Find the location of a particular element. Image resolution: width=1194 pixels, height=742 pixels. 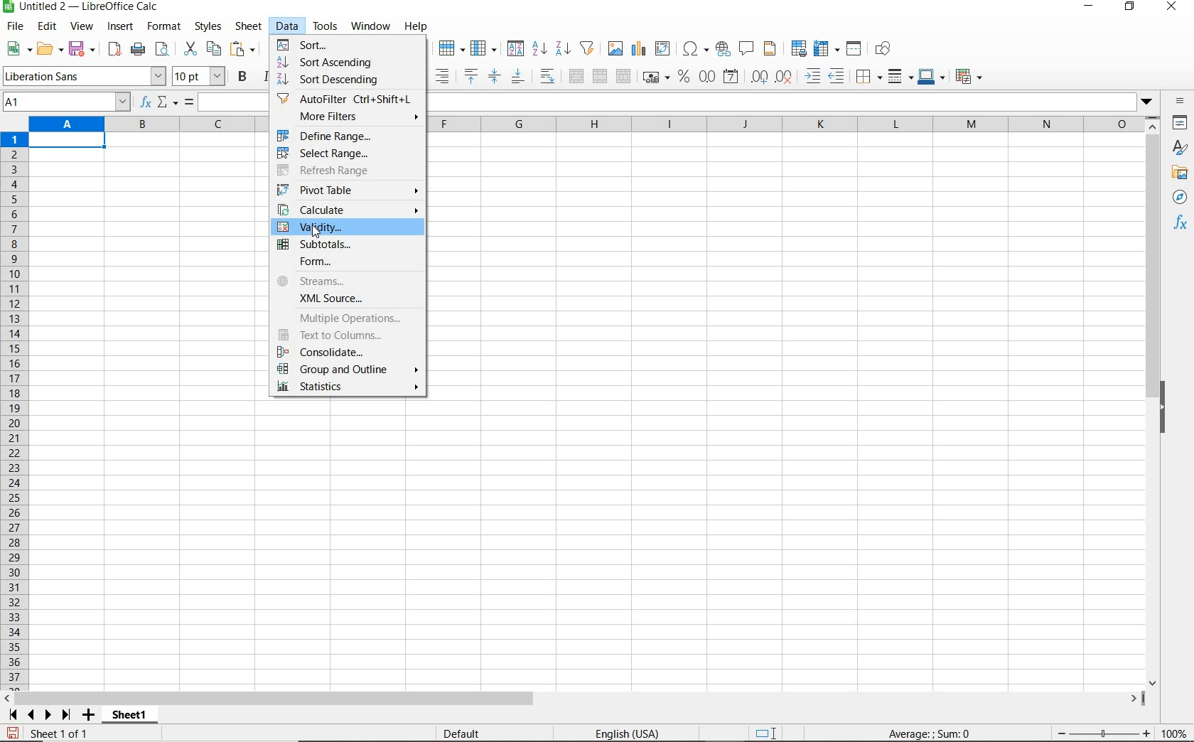

font size is located at coordinates (199, 76).